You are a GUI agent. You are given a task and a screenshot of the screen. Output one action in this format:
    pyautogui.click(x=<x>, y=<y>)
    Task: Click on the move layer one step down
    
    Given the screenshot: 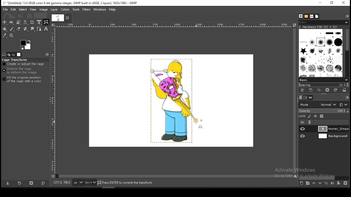 What is the action you would take?
    pyautogui.click(x=320, y=184)
    